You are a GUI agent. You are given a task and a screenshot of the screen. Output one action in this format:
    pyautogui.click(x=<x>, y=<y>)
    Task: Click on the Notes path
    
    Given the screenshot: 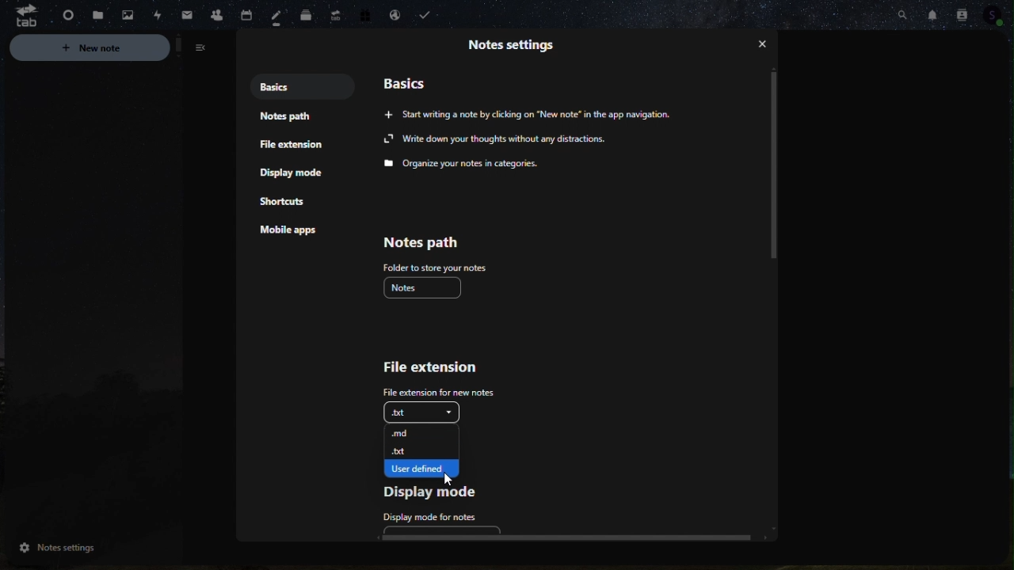 What is the action you would take?
    pyautogui.click(x=446, y=252)
    